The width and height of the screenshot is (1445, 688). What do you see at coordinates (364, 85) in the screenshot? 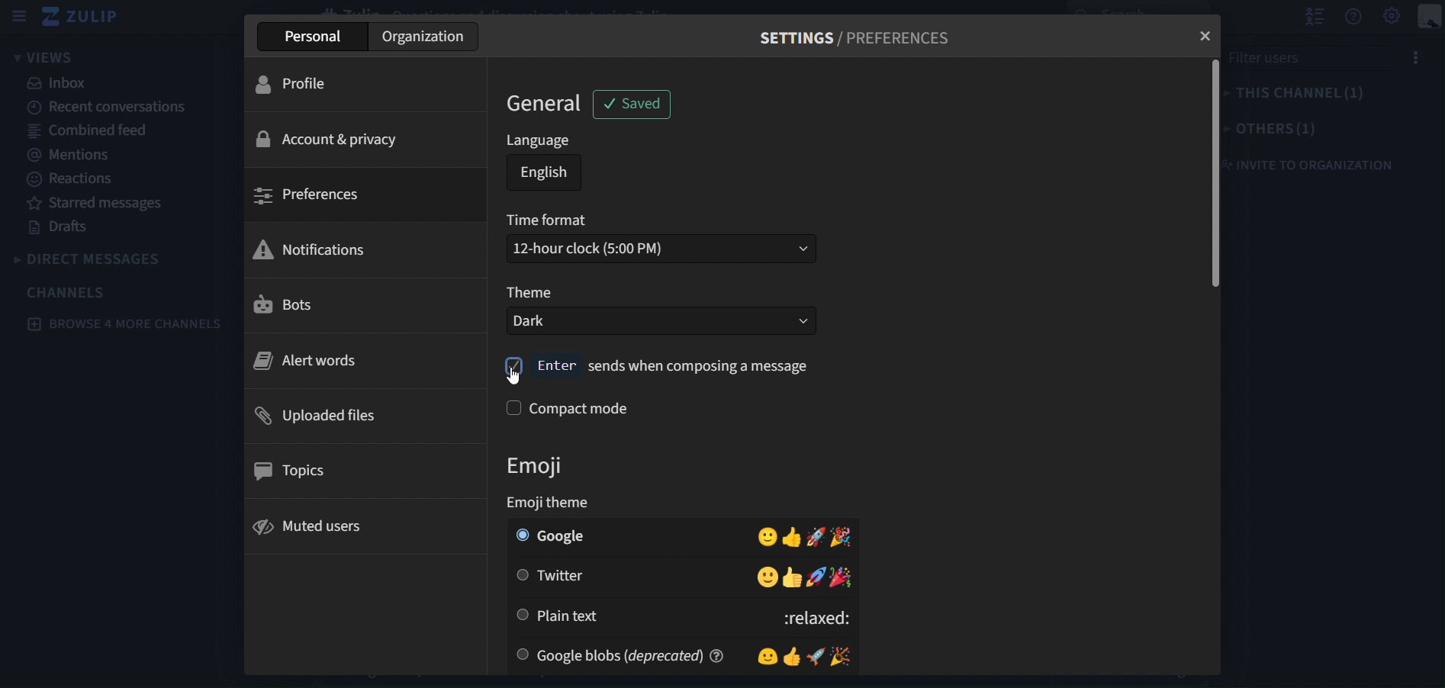
I see `profile` at bounding box center [364, 85].